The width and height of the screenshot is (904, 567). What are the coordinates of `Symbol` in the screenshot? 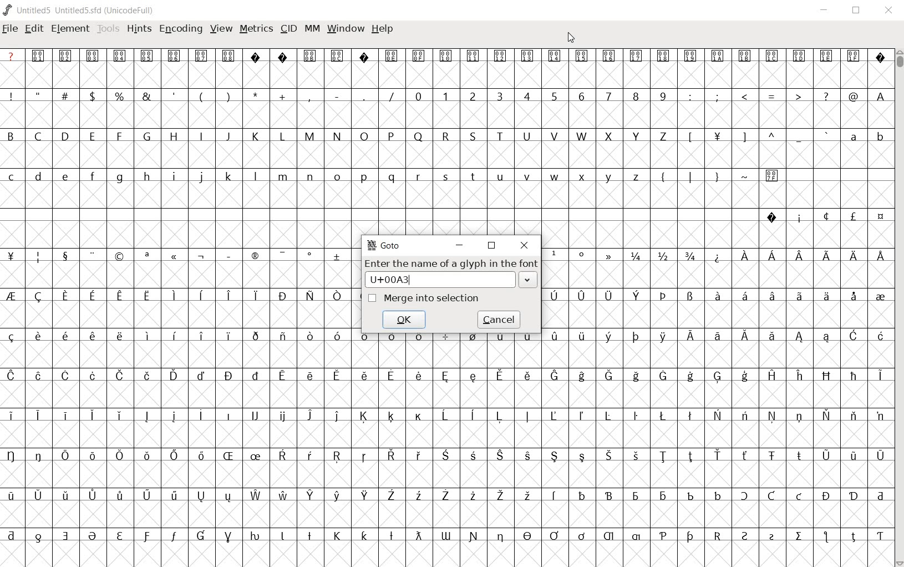 It's located at (92, 255).